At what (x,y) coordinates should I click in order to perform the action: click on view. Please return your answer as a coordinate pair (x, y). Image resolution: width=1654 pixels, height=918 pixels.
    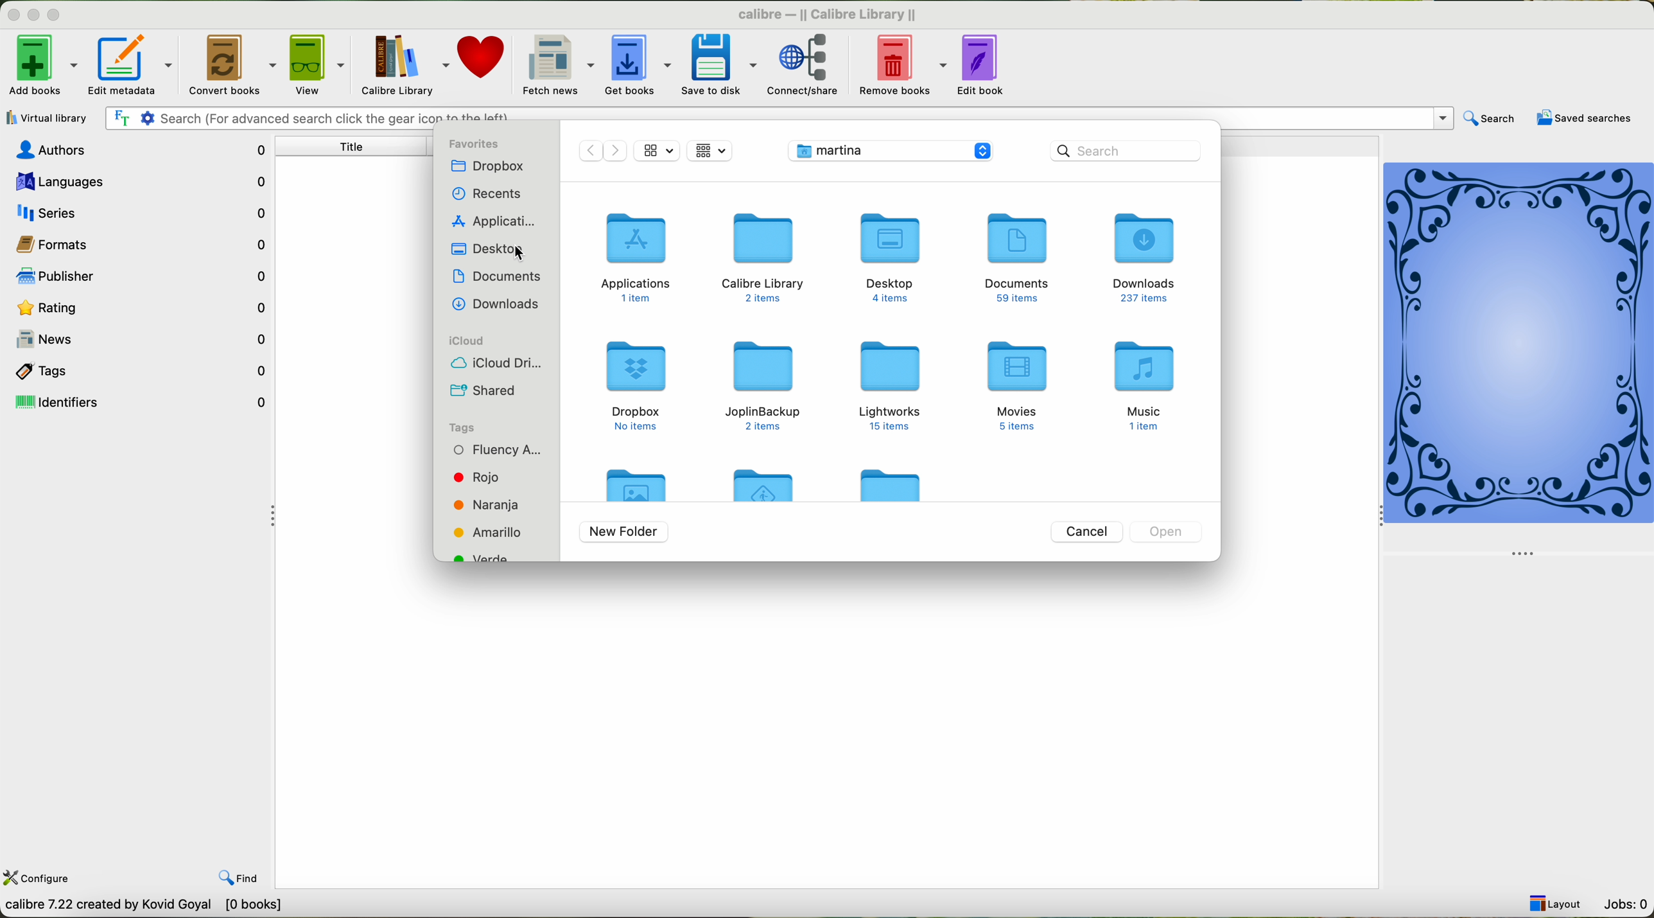
    Looking at the image, I should click on (318, 65).